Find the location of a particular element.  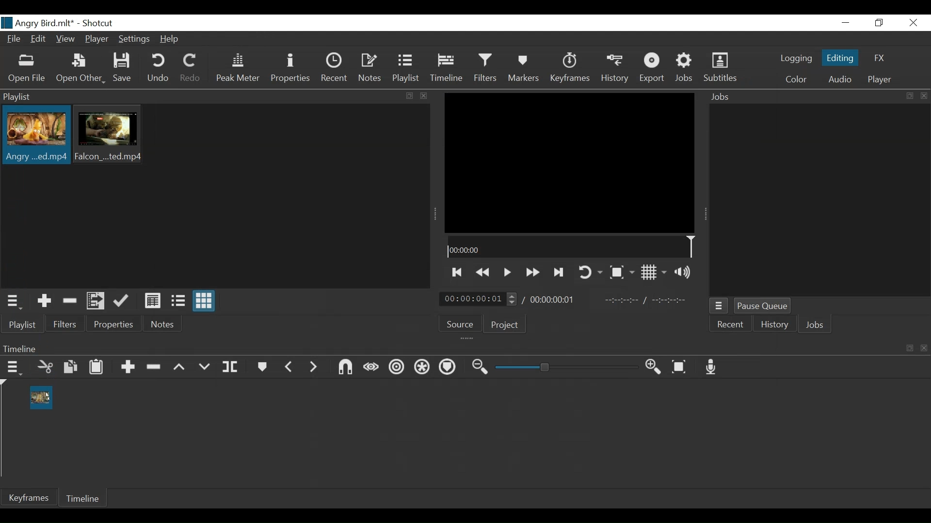

Toggle player looping is located at coordinates (591, 273).